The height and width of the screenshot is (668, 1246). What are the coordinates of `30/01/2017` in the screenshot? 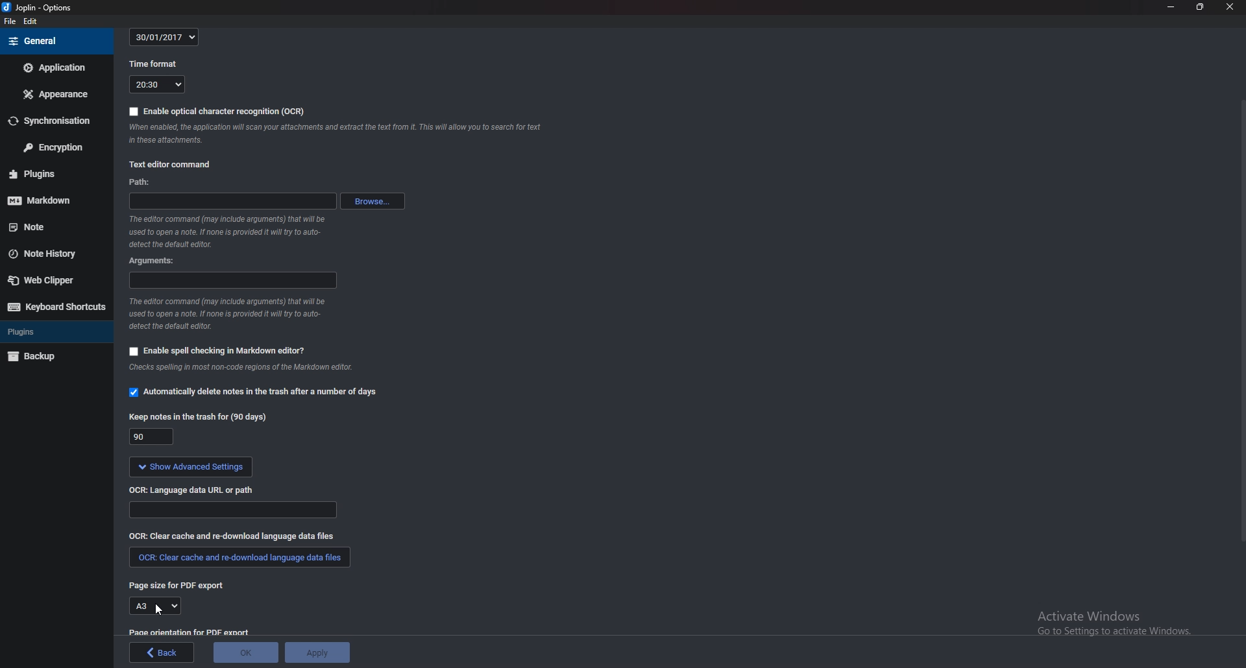 It's located at (166, 36).